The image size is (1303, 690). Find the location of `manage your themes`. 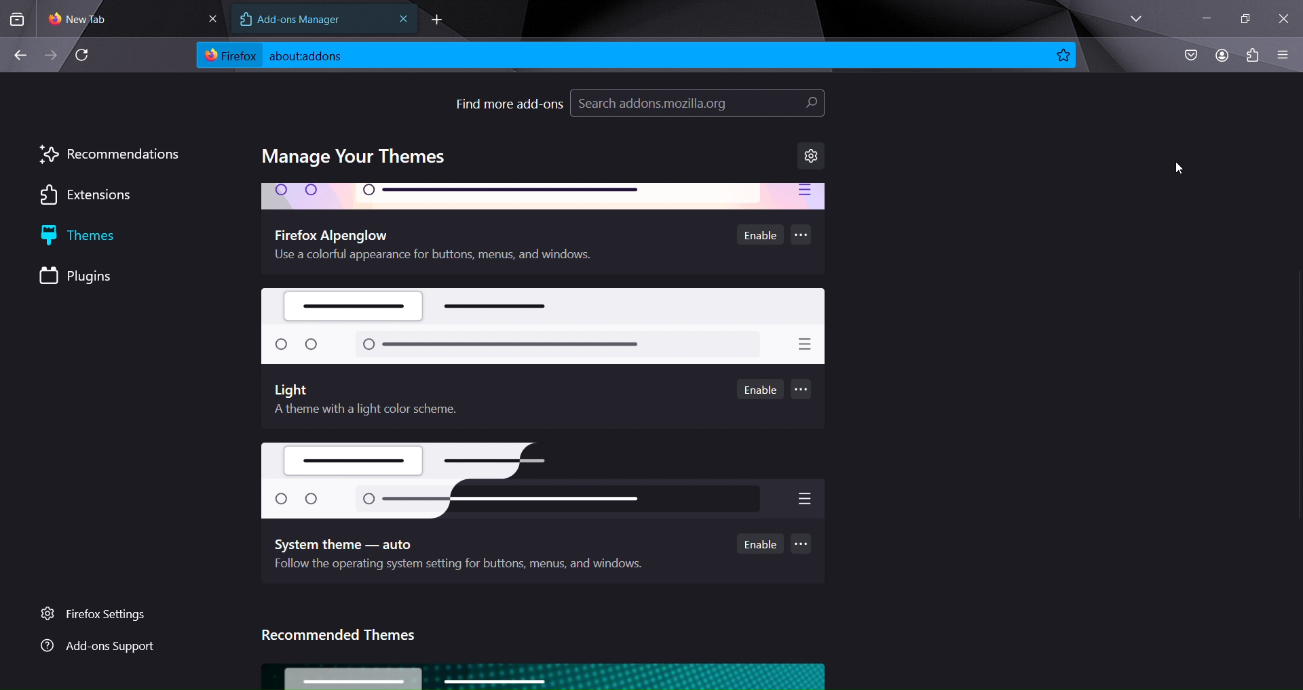

manage your themes is located at coordinates (358, 157).